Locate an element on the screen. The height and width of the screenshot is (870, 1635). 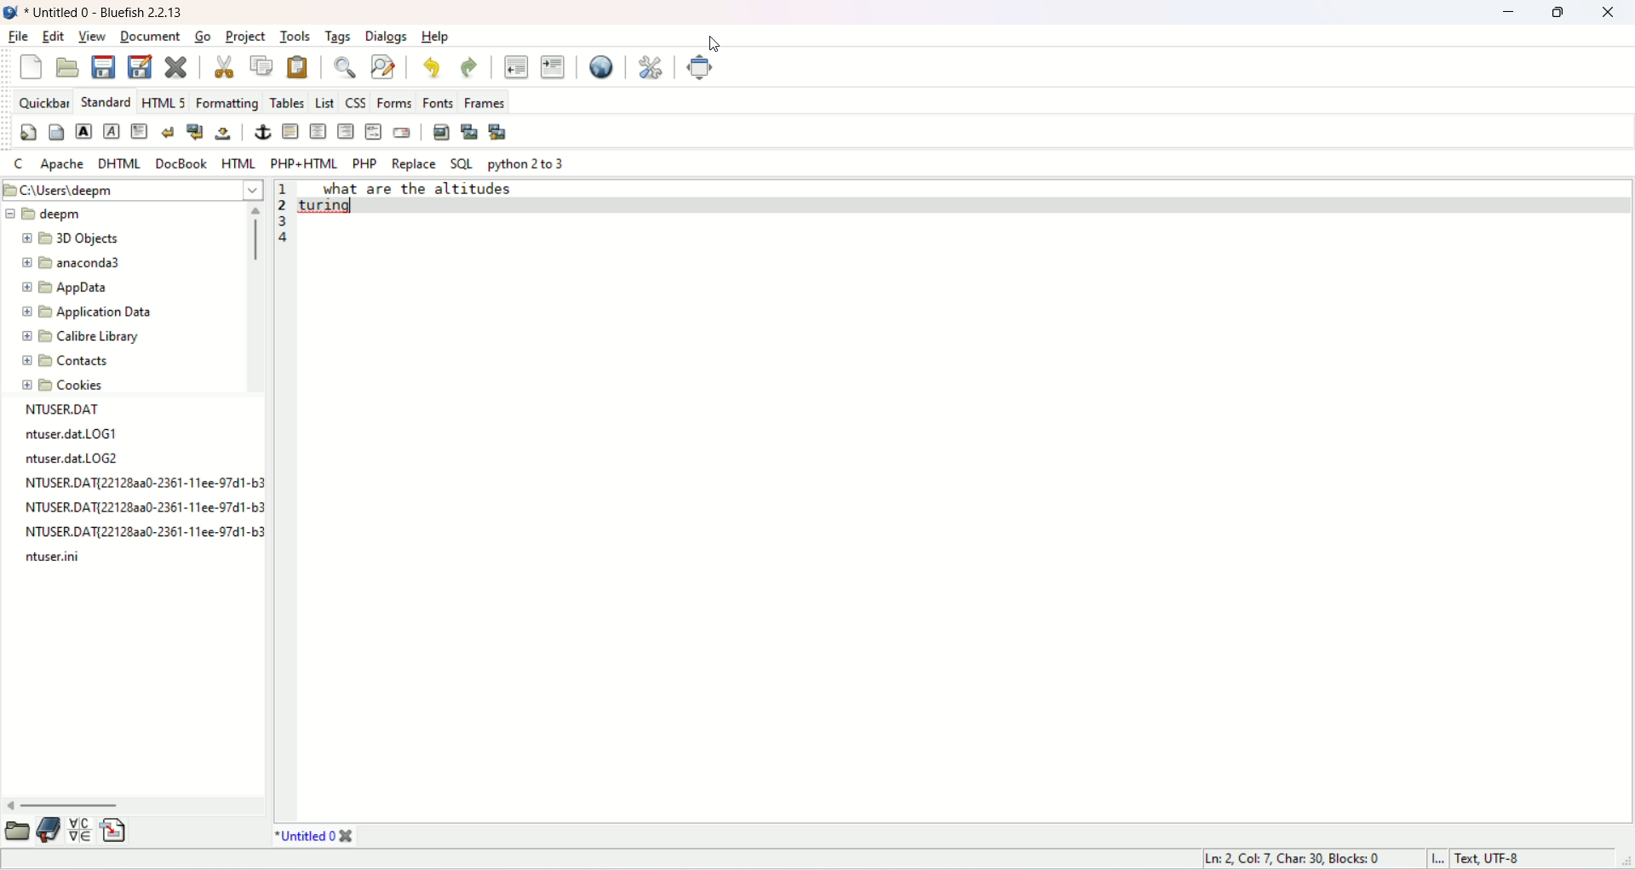
edit preferences is located at coordinates (651, 66).